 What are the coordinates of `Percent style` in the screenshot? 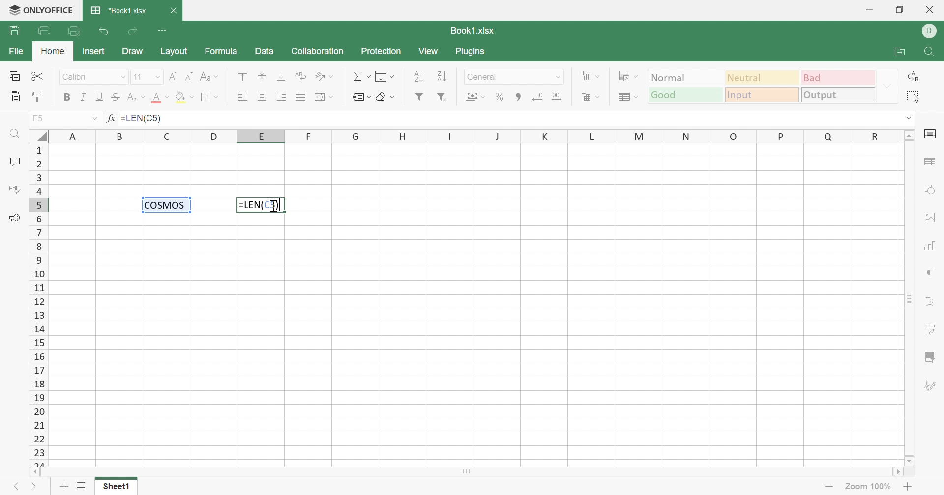 It's located at (500, 97).